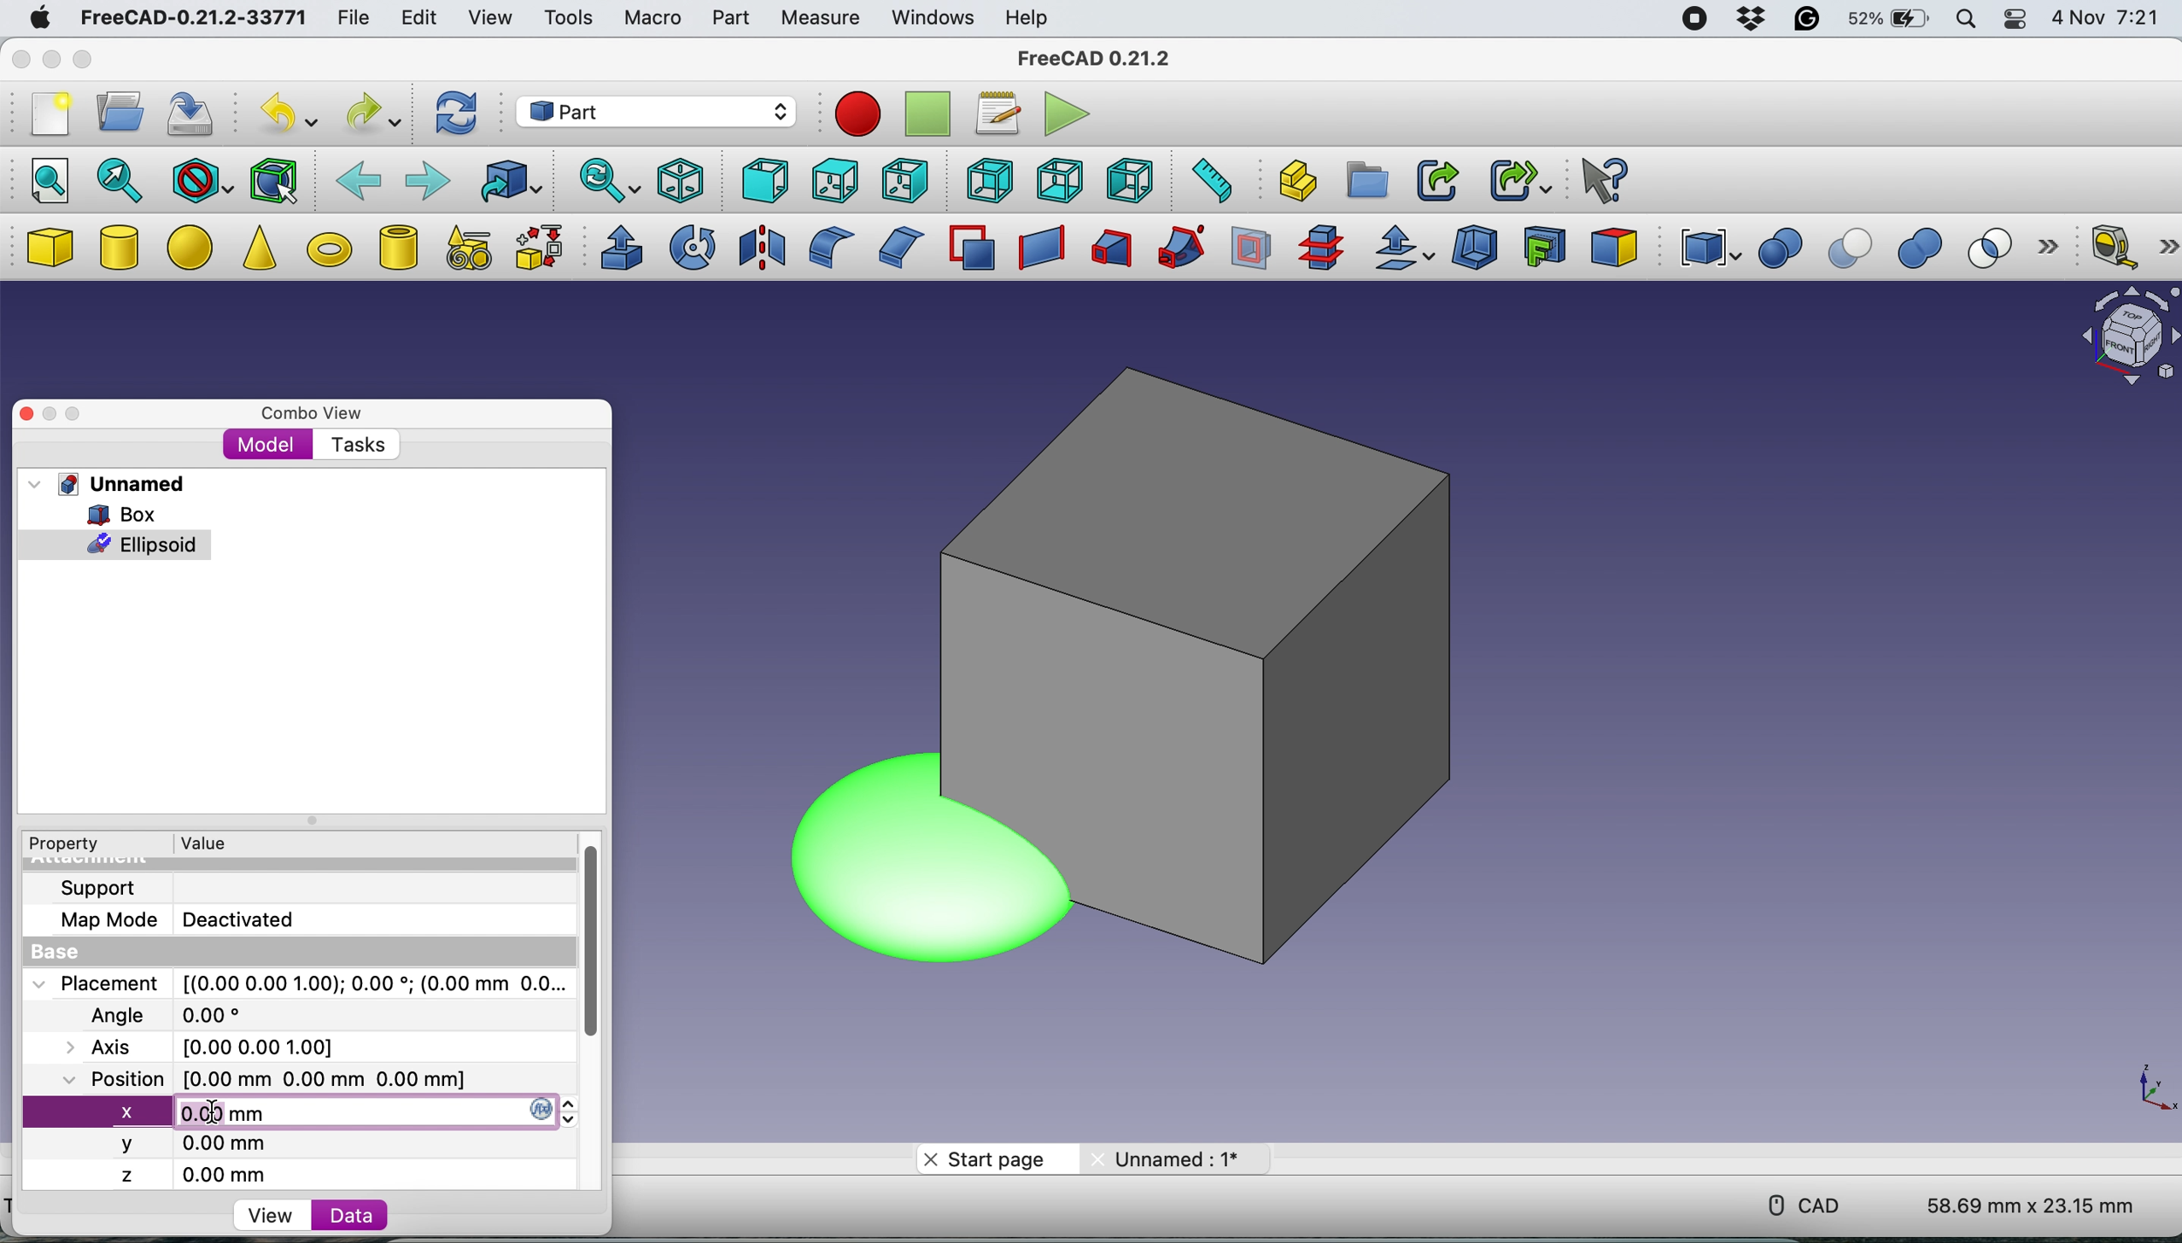 This screenshot has width=2182, height=1243. I want to click on macro, so click(652, 19).